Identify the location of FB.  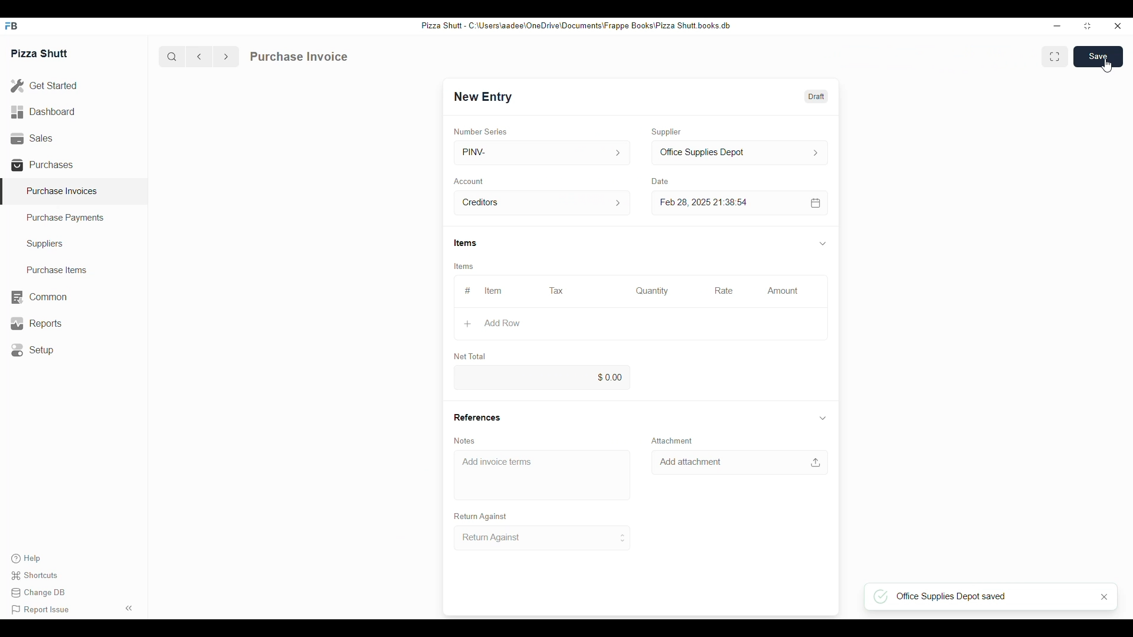
(13, 26).